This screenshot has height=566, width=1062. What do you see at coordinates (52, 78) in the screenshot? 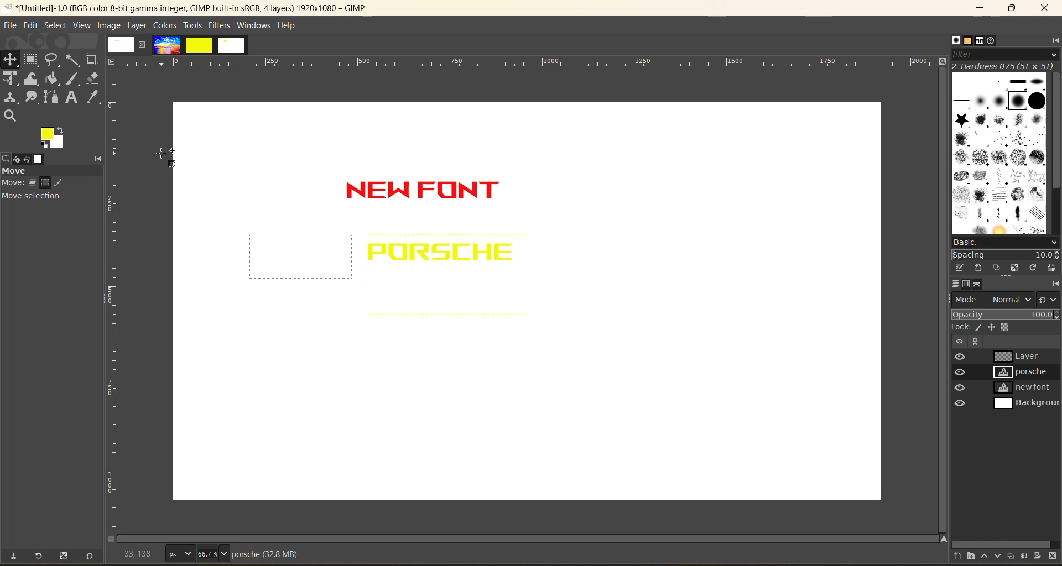
I see `paint bucket` at bounding box center [52, 78].